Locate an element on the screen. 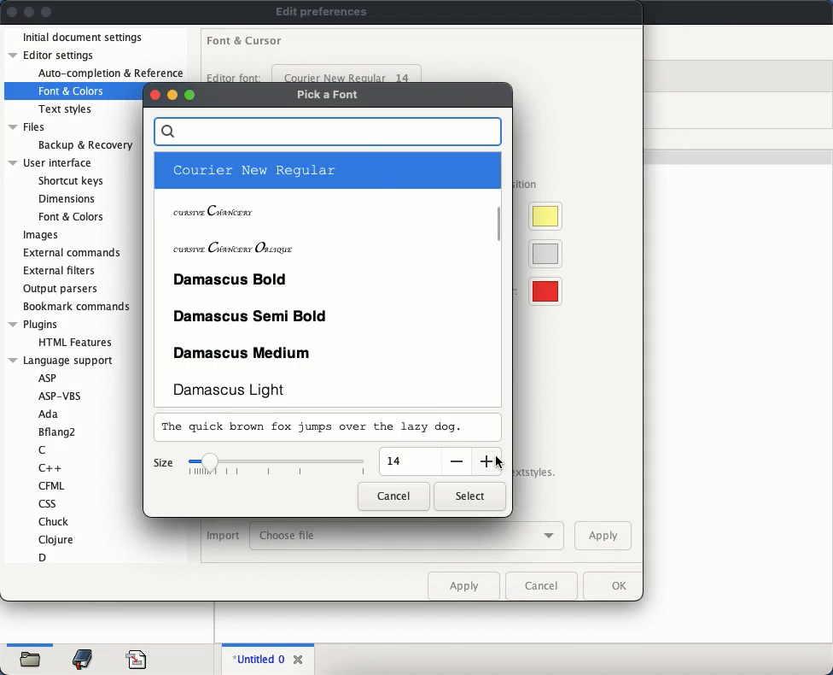  dimensions is located at coordinates (65, 198).